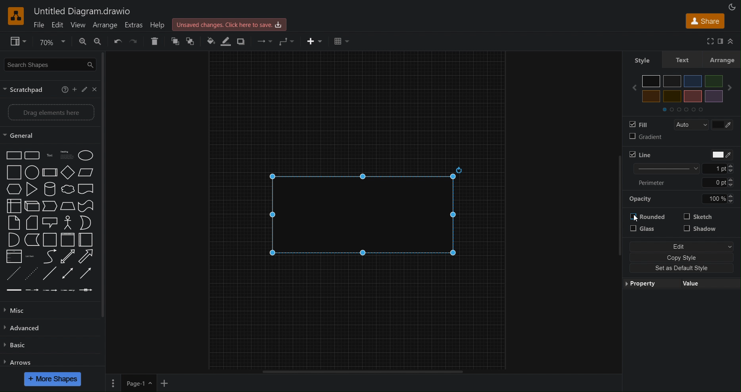 The image size is (741, 392). I want to click on Sketch, so click(700, 217).